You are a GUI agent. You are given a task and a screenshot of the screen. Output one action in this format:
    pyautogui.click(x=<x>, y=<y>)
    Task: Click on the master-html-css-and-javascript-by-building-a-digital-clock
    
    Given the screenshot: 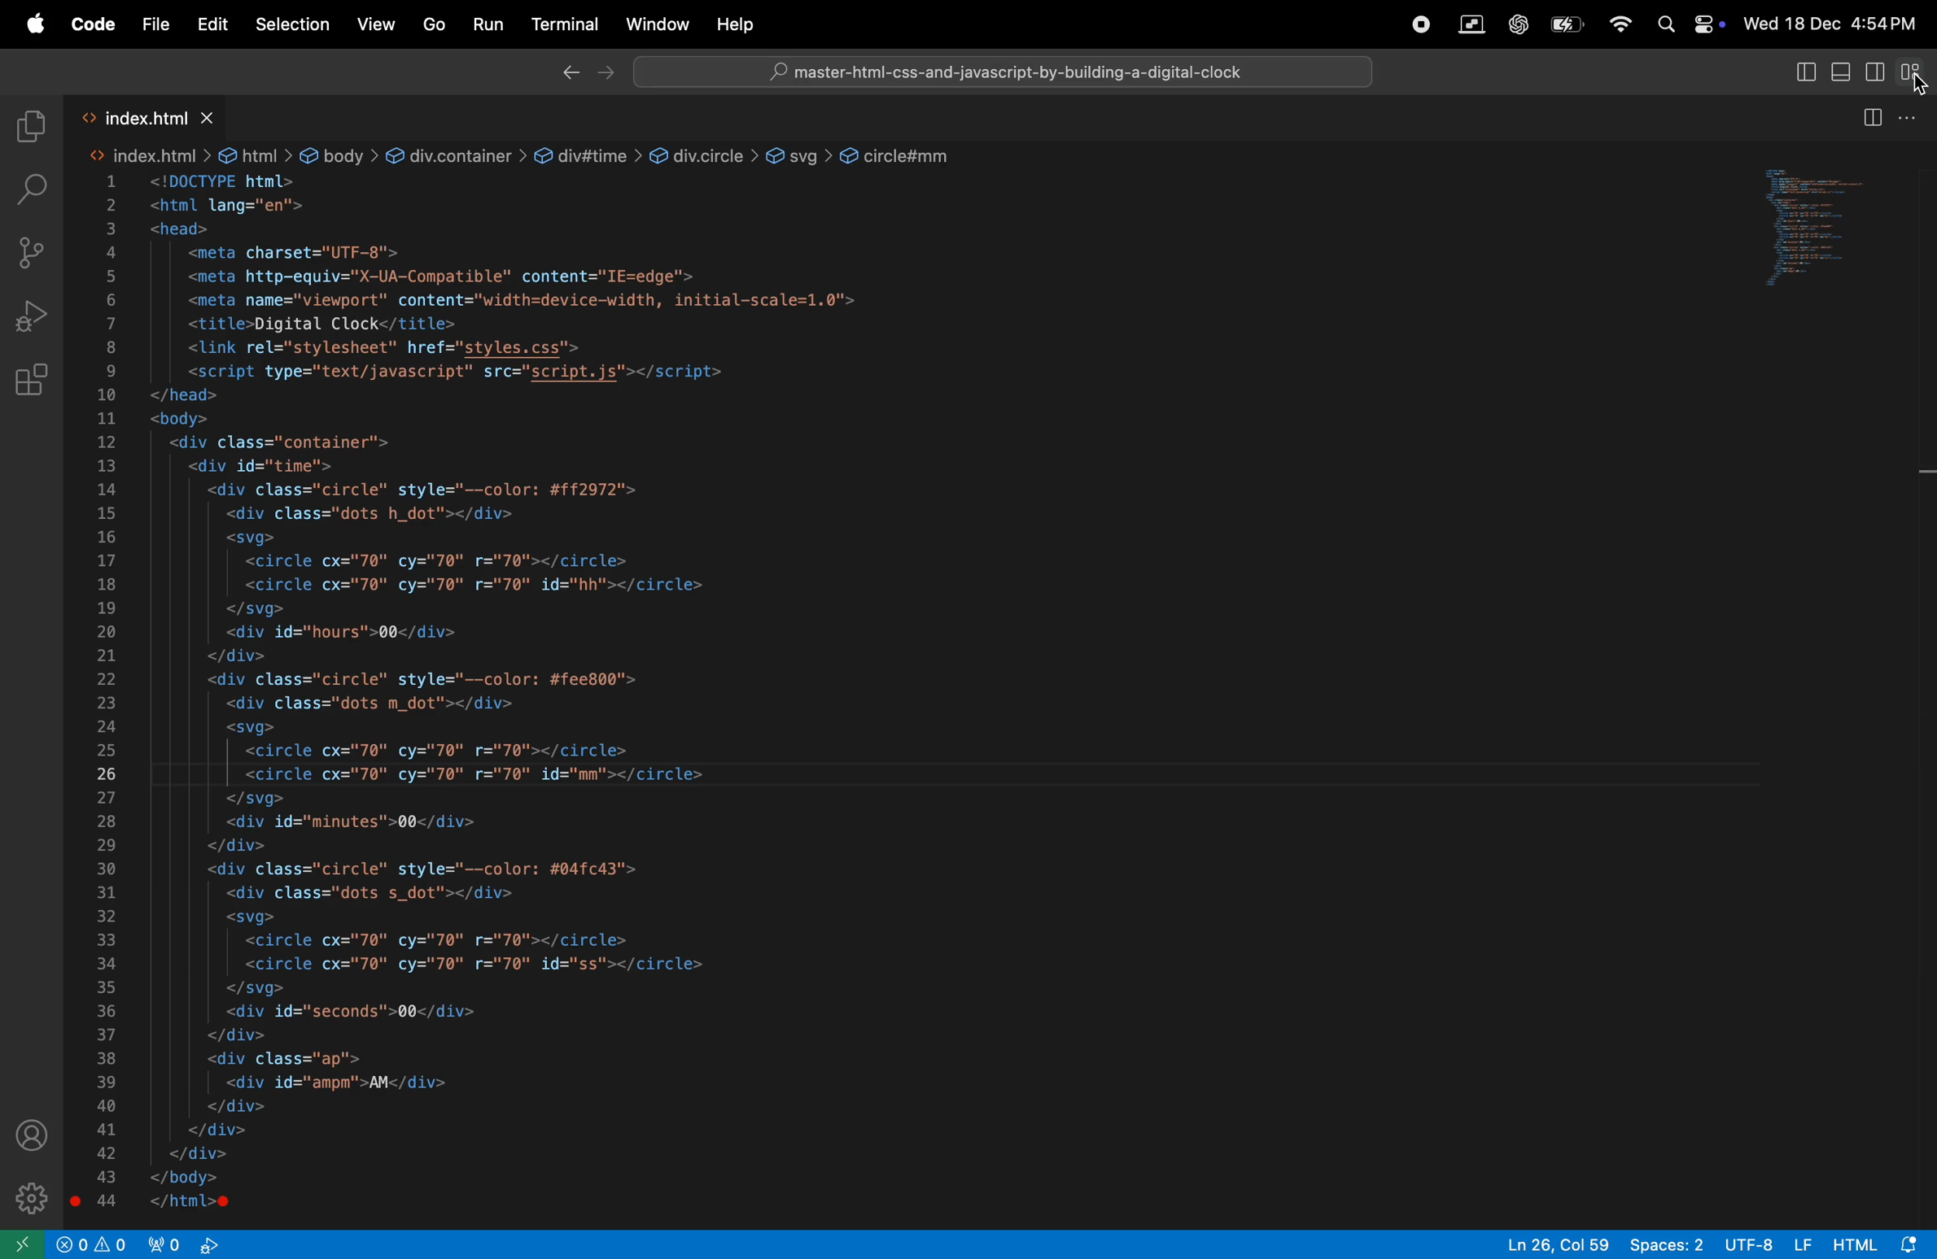 What is the action you would take?
    pyautogui.click(x=1018, y=74)
    